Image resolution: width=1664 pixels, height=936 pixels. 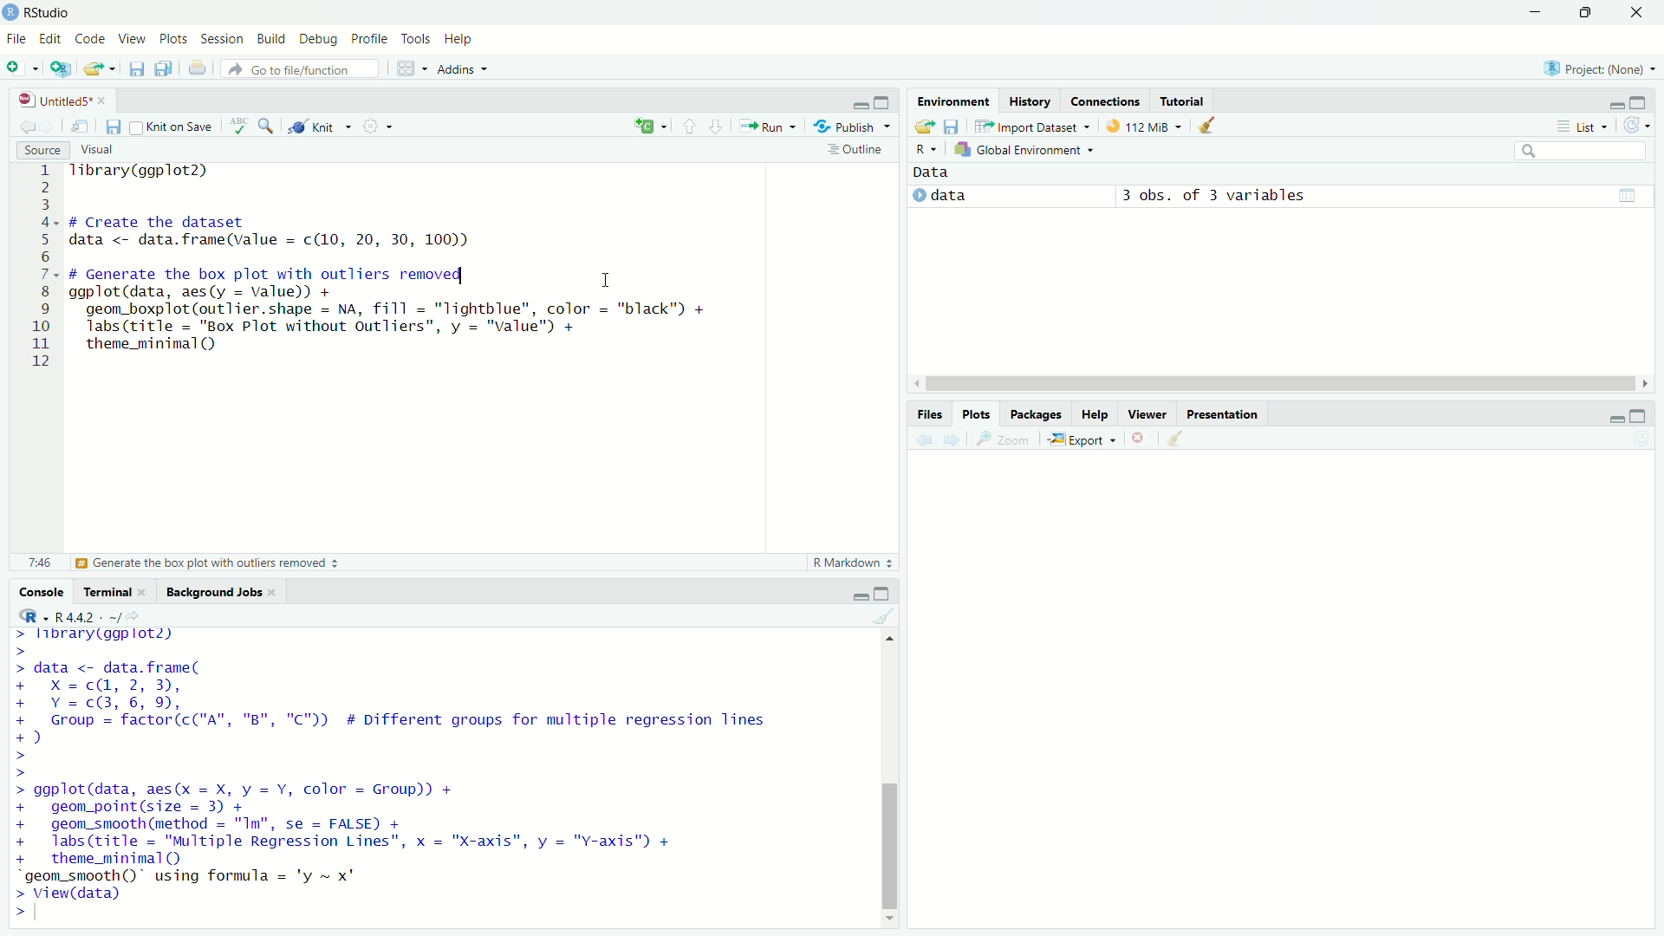 I want to click on maximise, so click(x=1590, y=16).